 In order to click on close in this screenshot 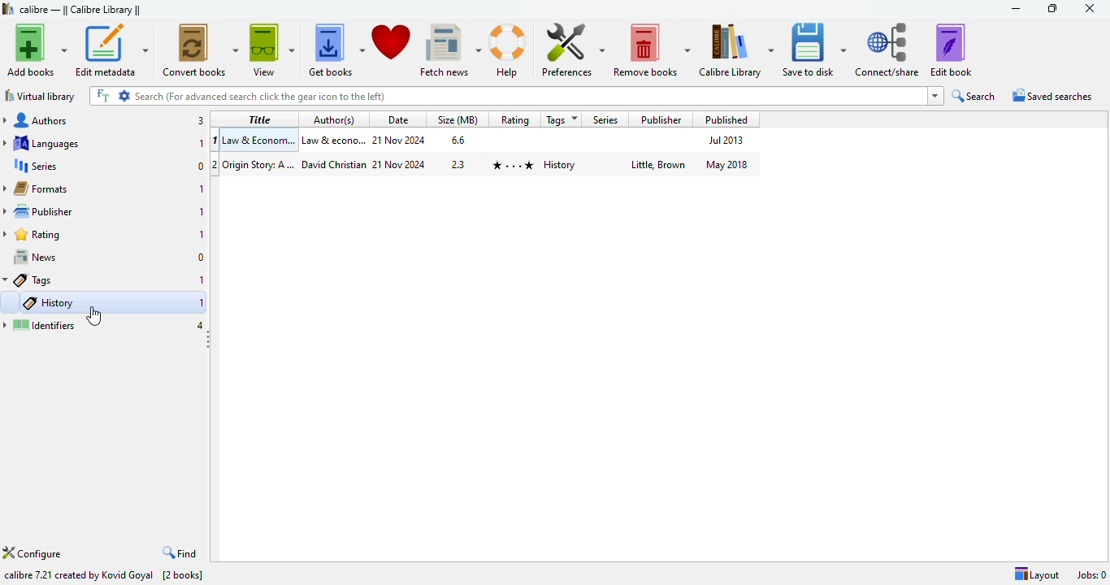, I will do `click(1089, 7)`.